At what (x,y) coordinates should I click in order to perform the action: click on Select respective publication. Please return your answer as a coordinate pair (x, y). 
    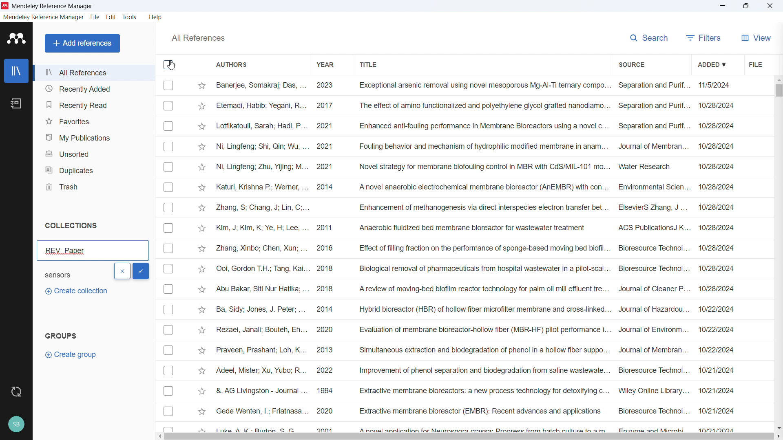
    Looking at the image, I should click on (168, 391).